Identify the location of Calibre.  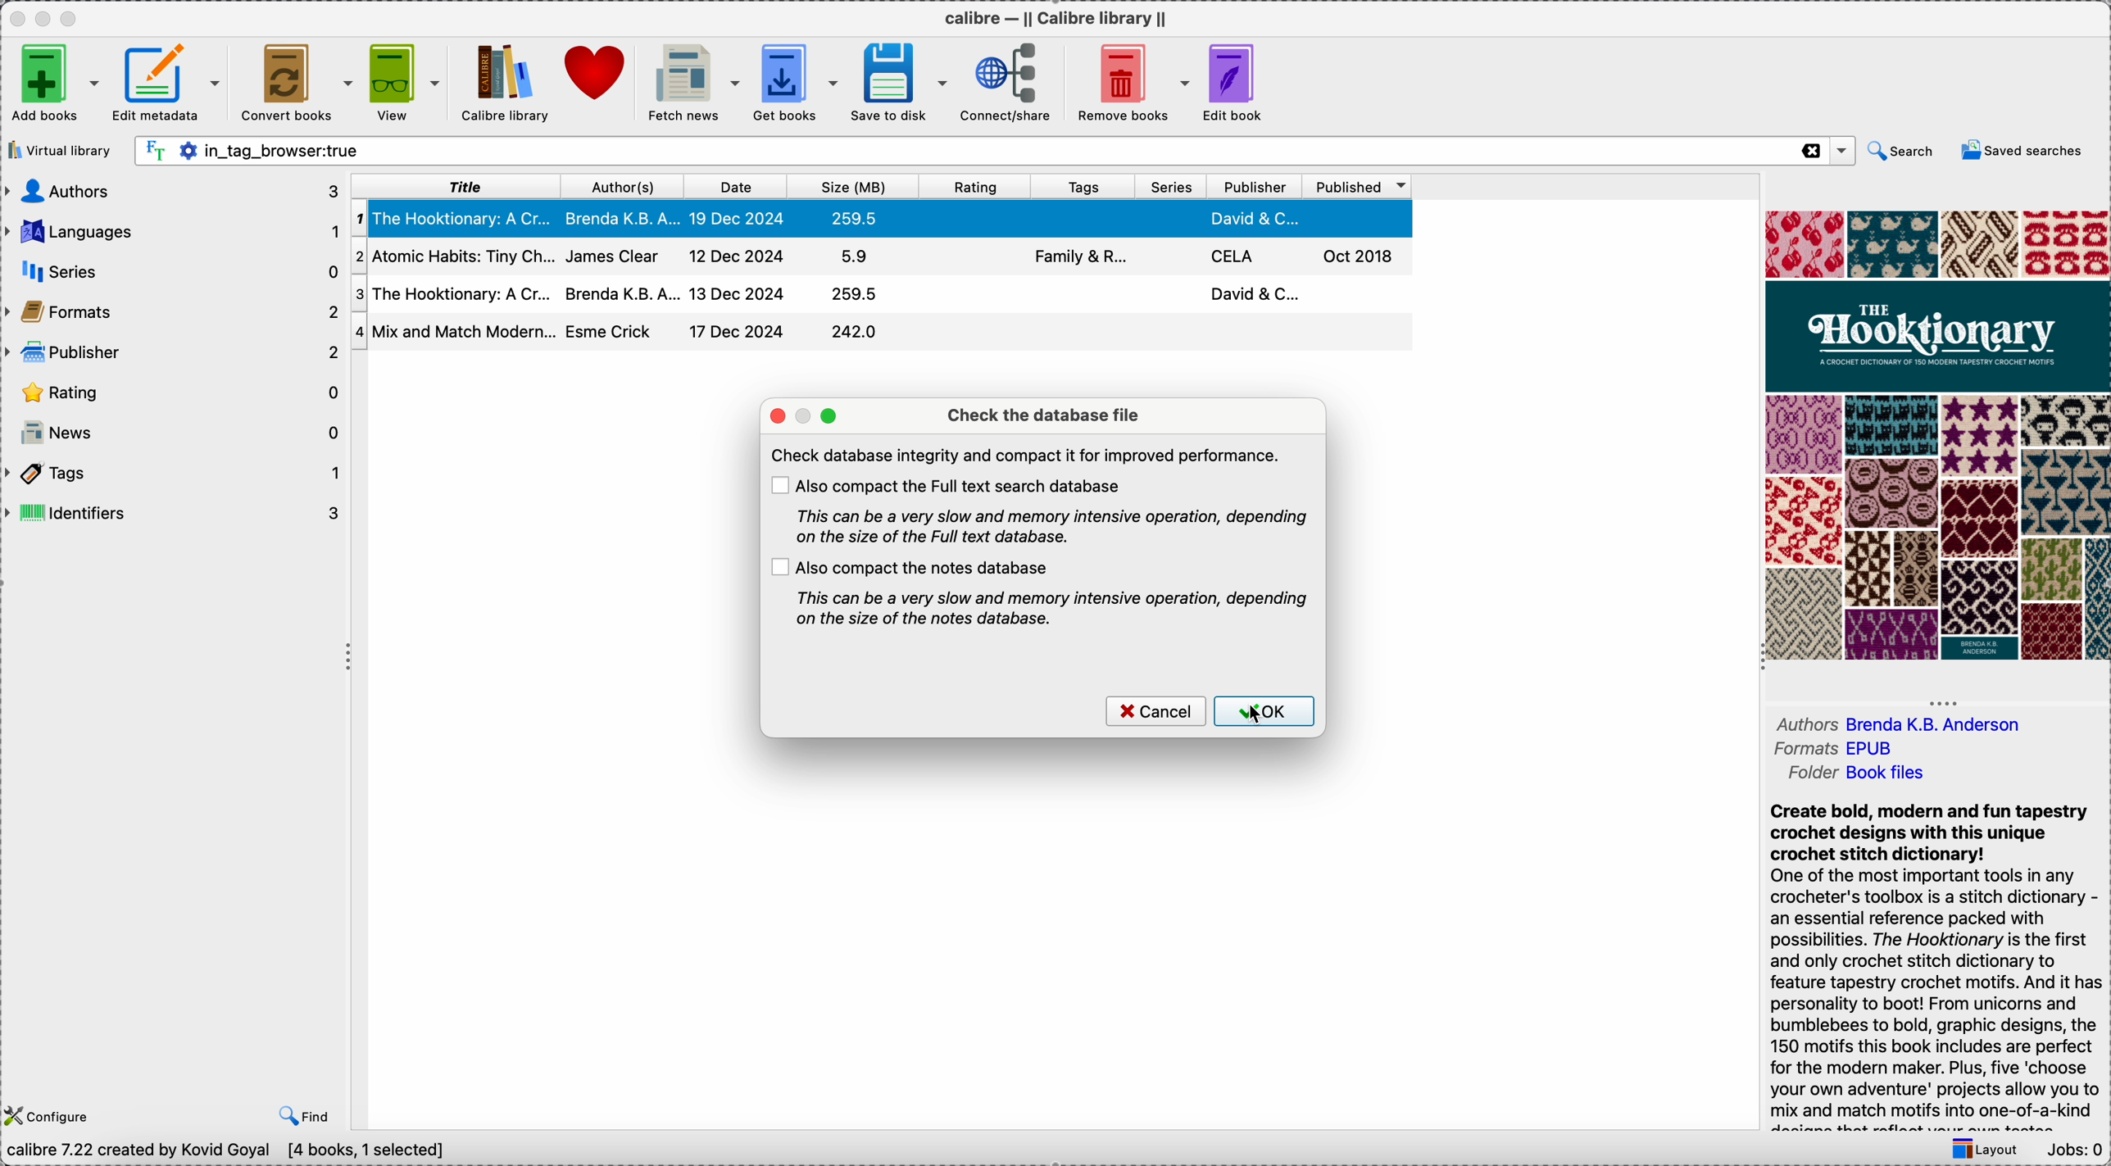
(1060, 16).